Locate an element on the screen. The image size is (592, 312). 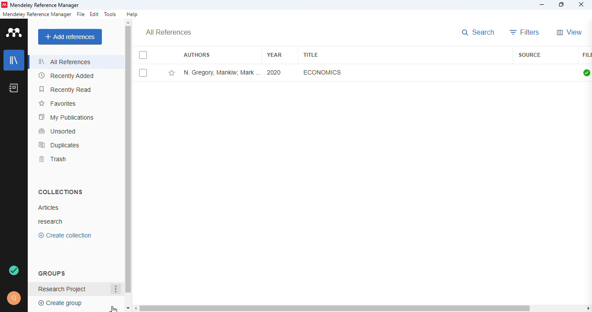
select is located at coordinates (143, 73).